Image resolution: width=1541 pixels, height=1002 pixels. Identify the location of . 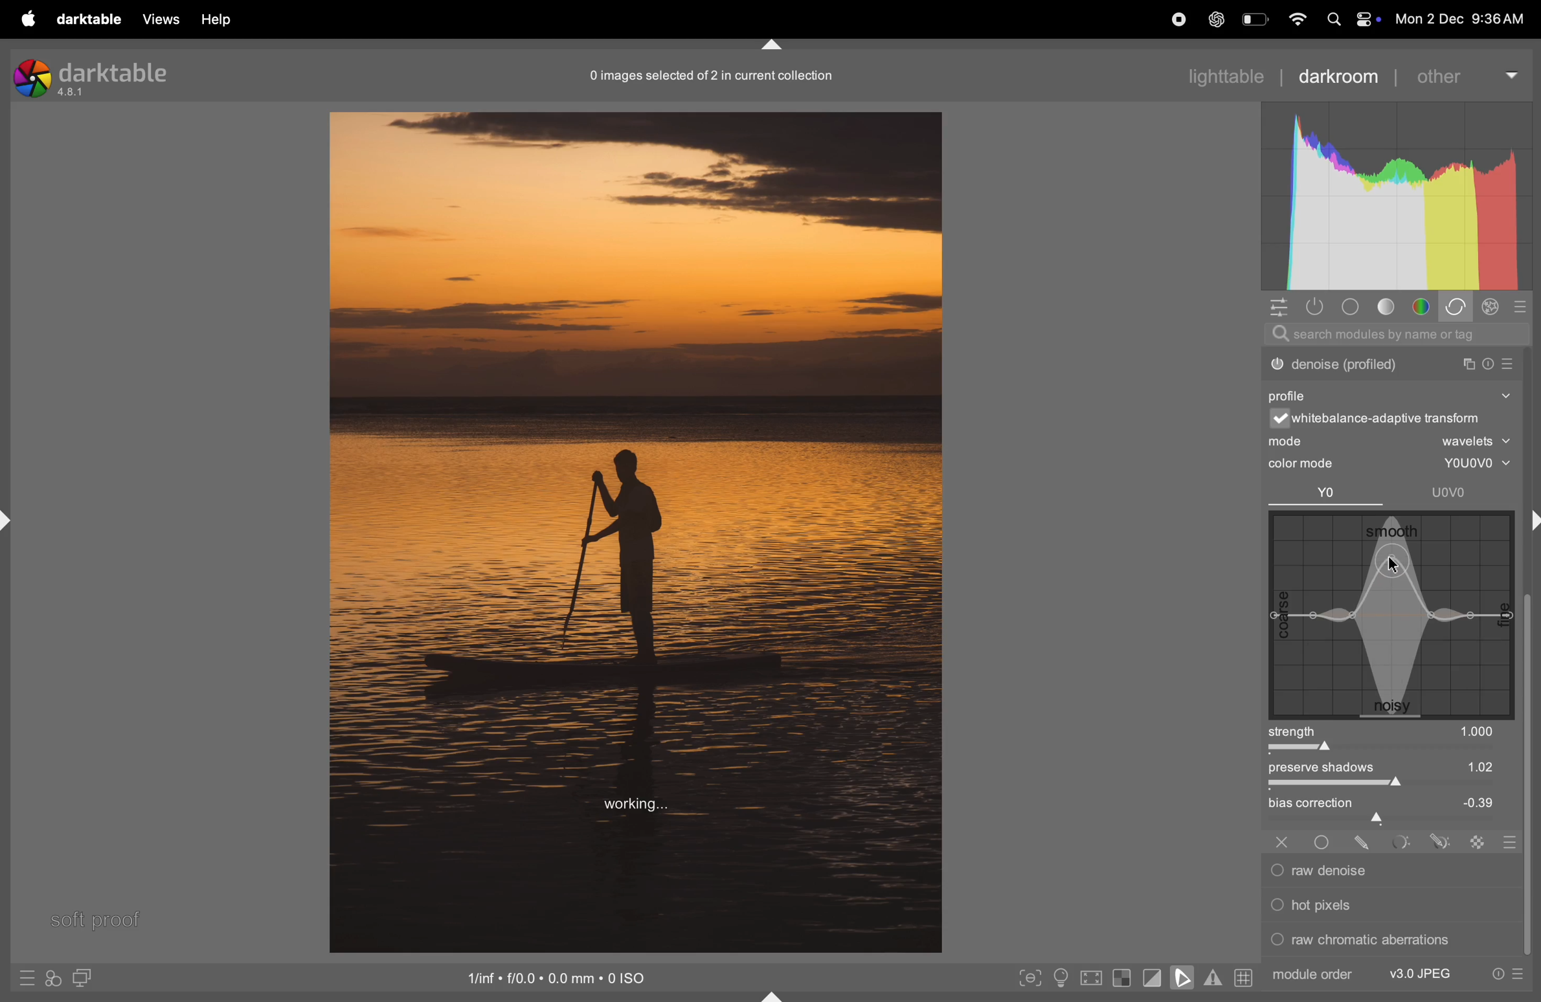
(1399, 841).